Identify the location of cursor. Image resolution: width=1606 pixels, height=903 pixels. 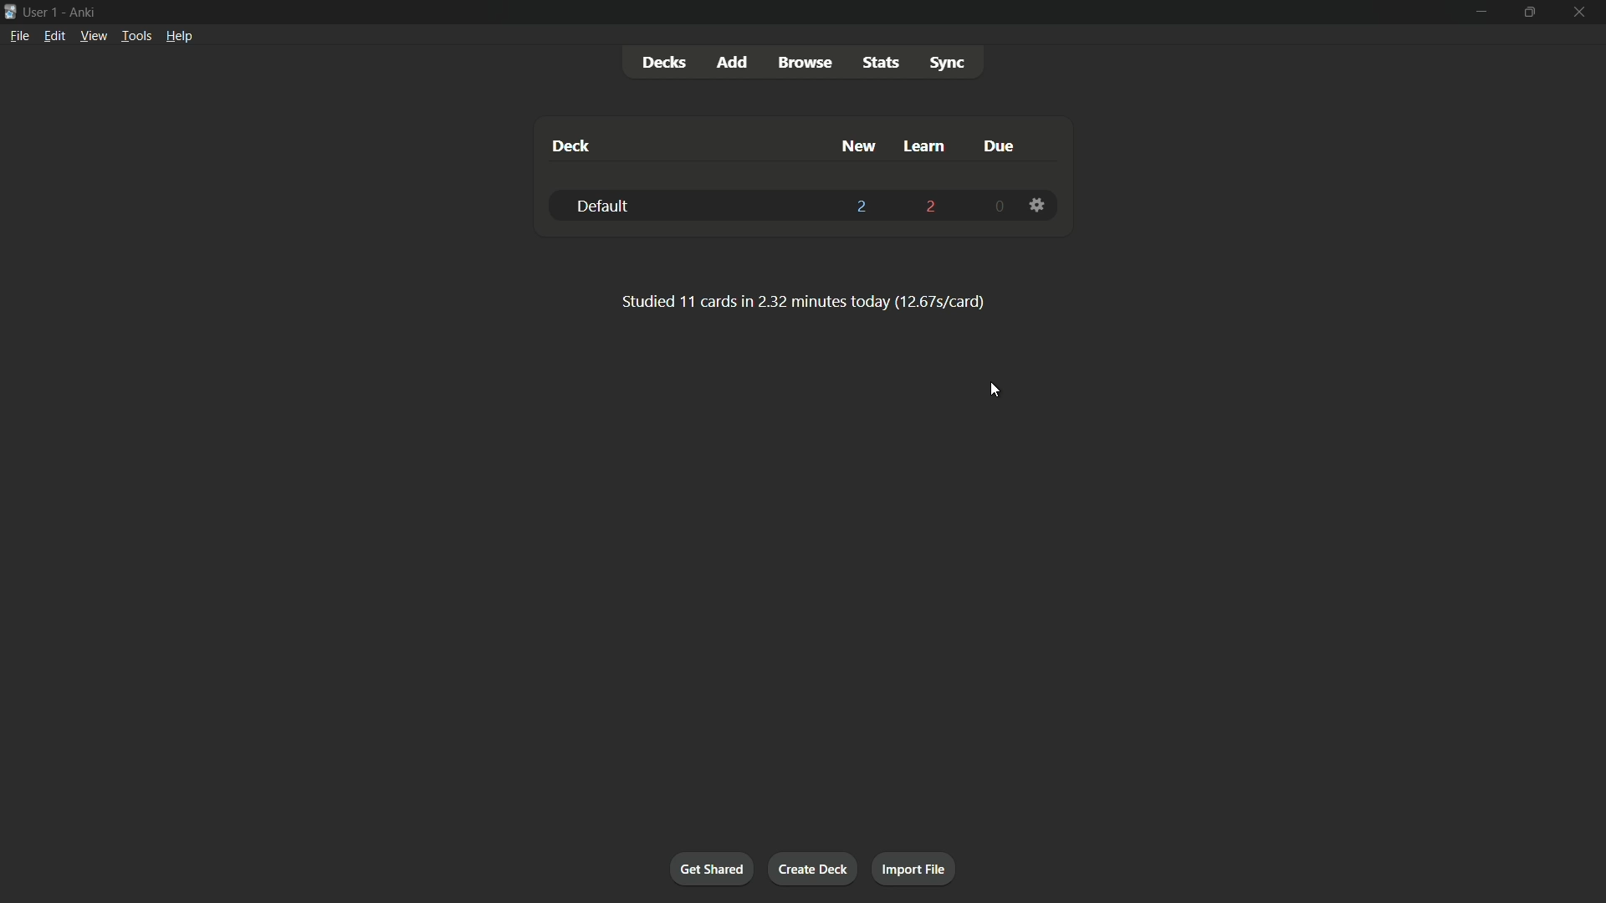
(998, 389).